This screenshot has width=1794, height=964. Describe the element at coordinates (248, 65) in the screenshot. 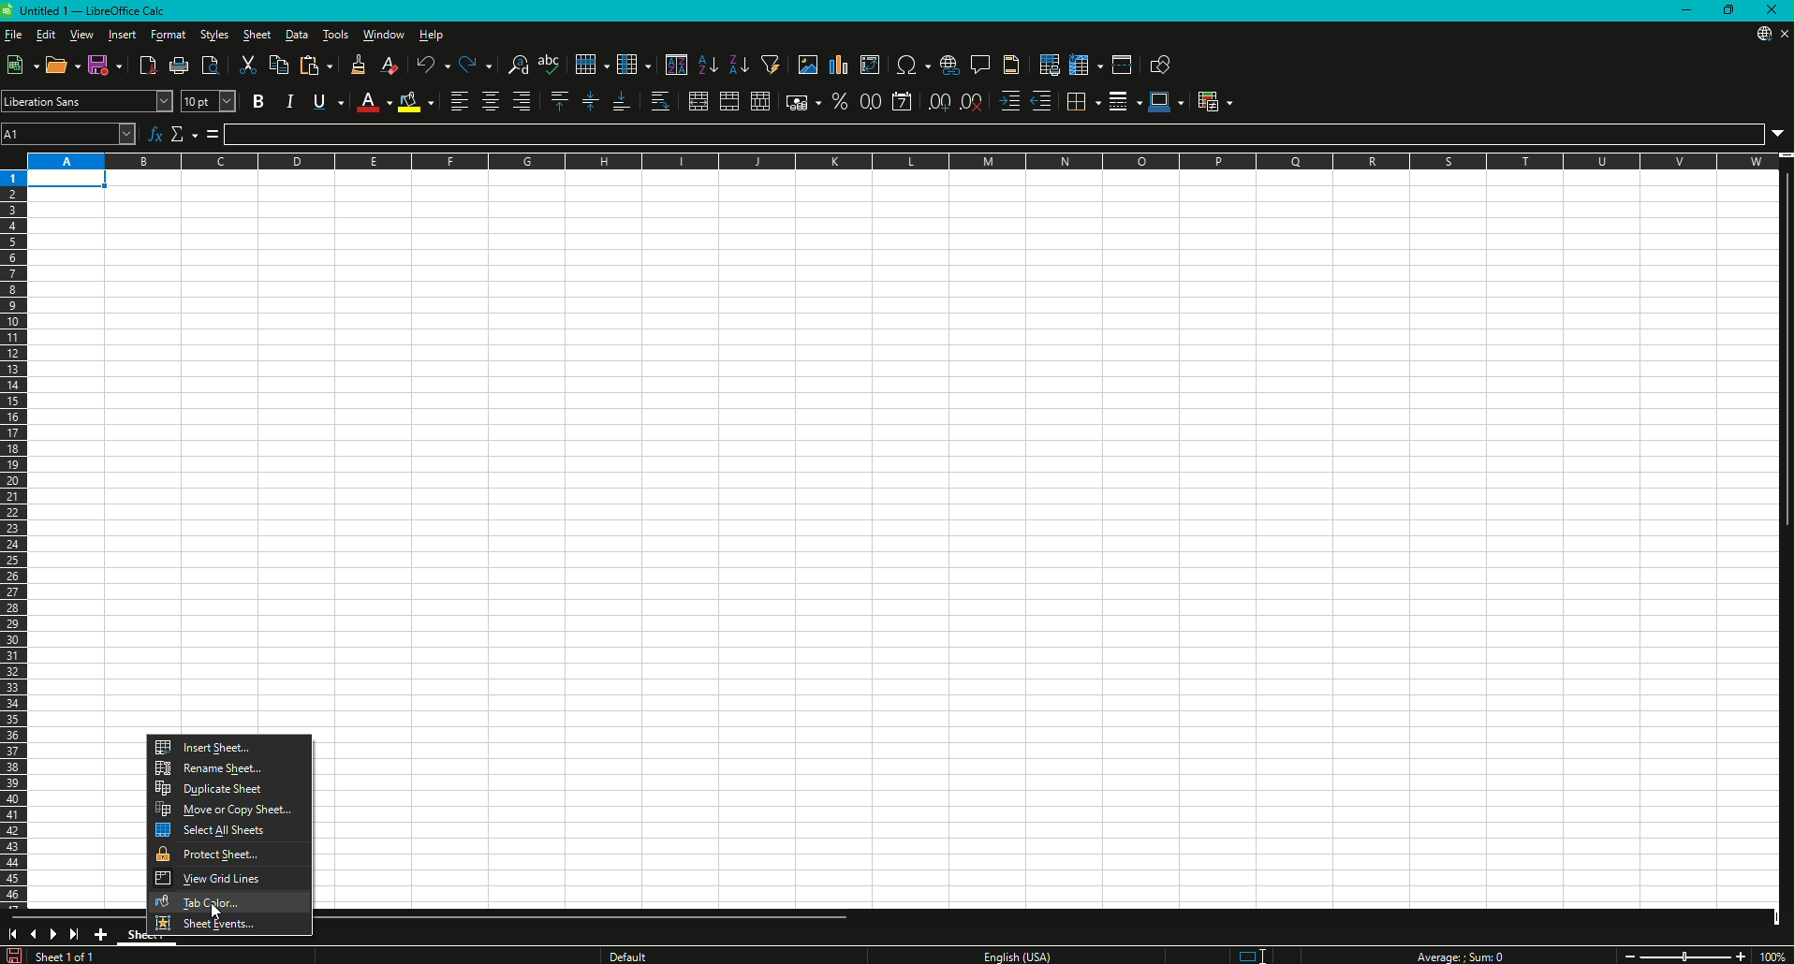

I see `Cut` at that location.